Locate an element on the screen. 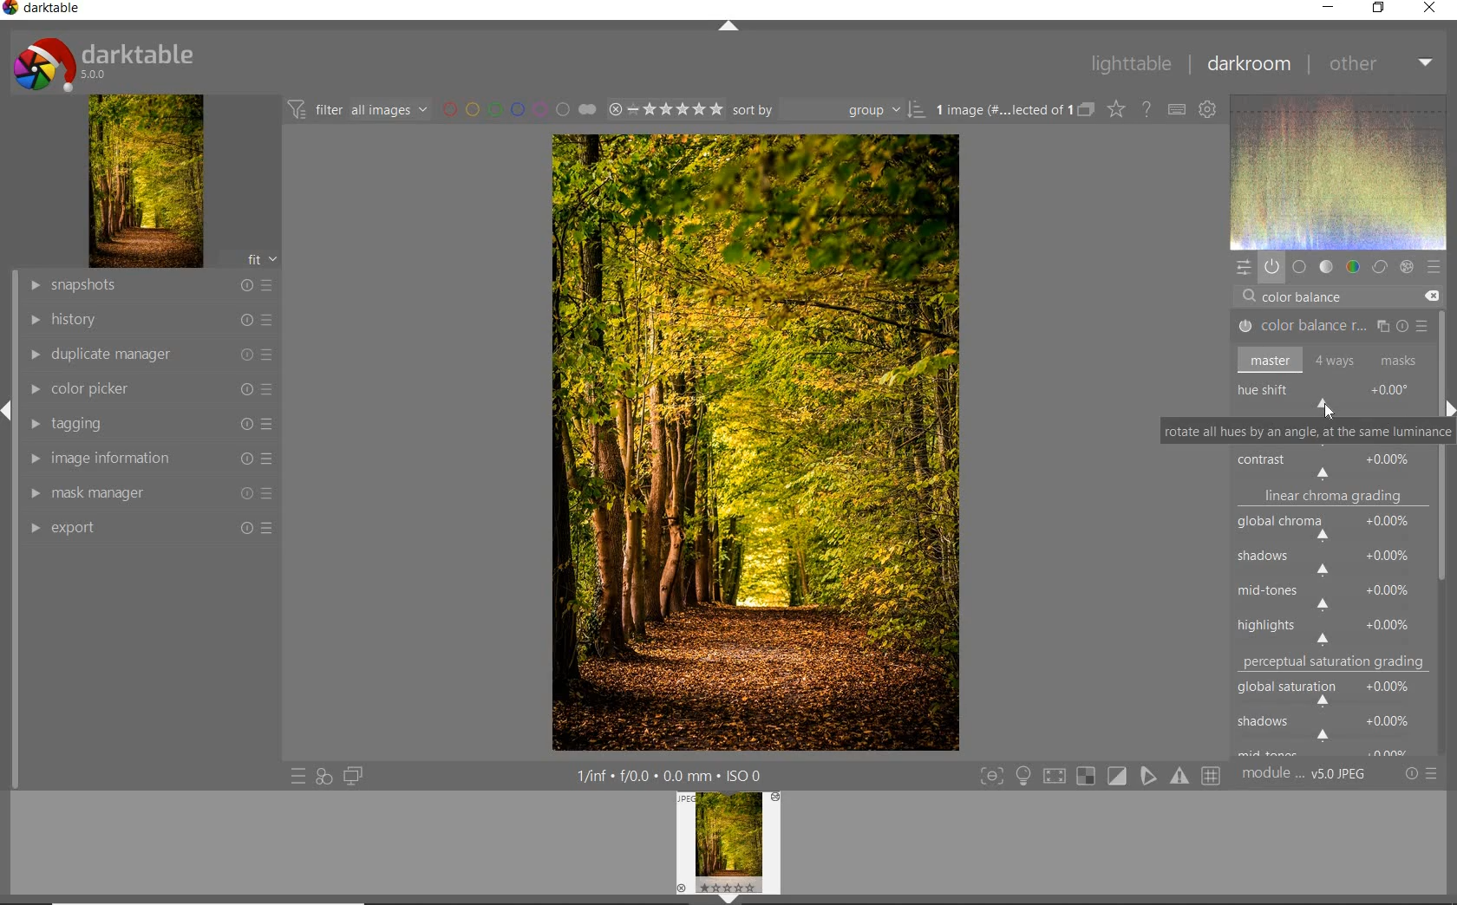 The height and width of the screenshot is (905, 1457). tagging is located at coordinates (149, 426).